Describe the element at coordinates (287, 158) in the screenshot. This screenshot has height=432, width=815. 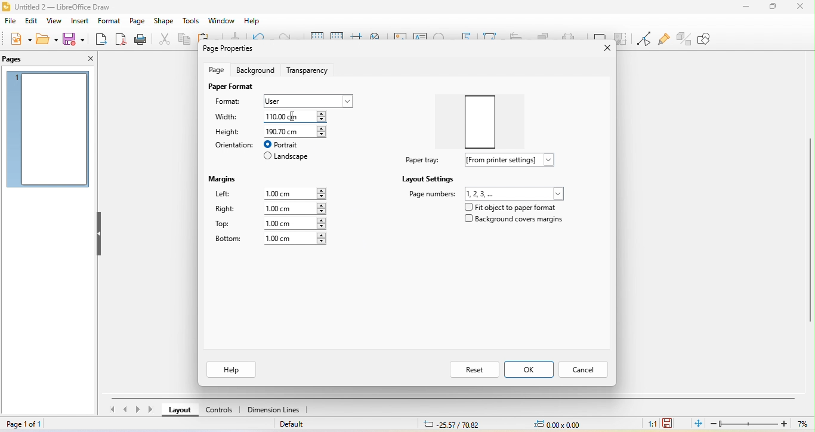
I see `landscape` at that location.